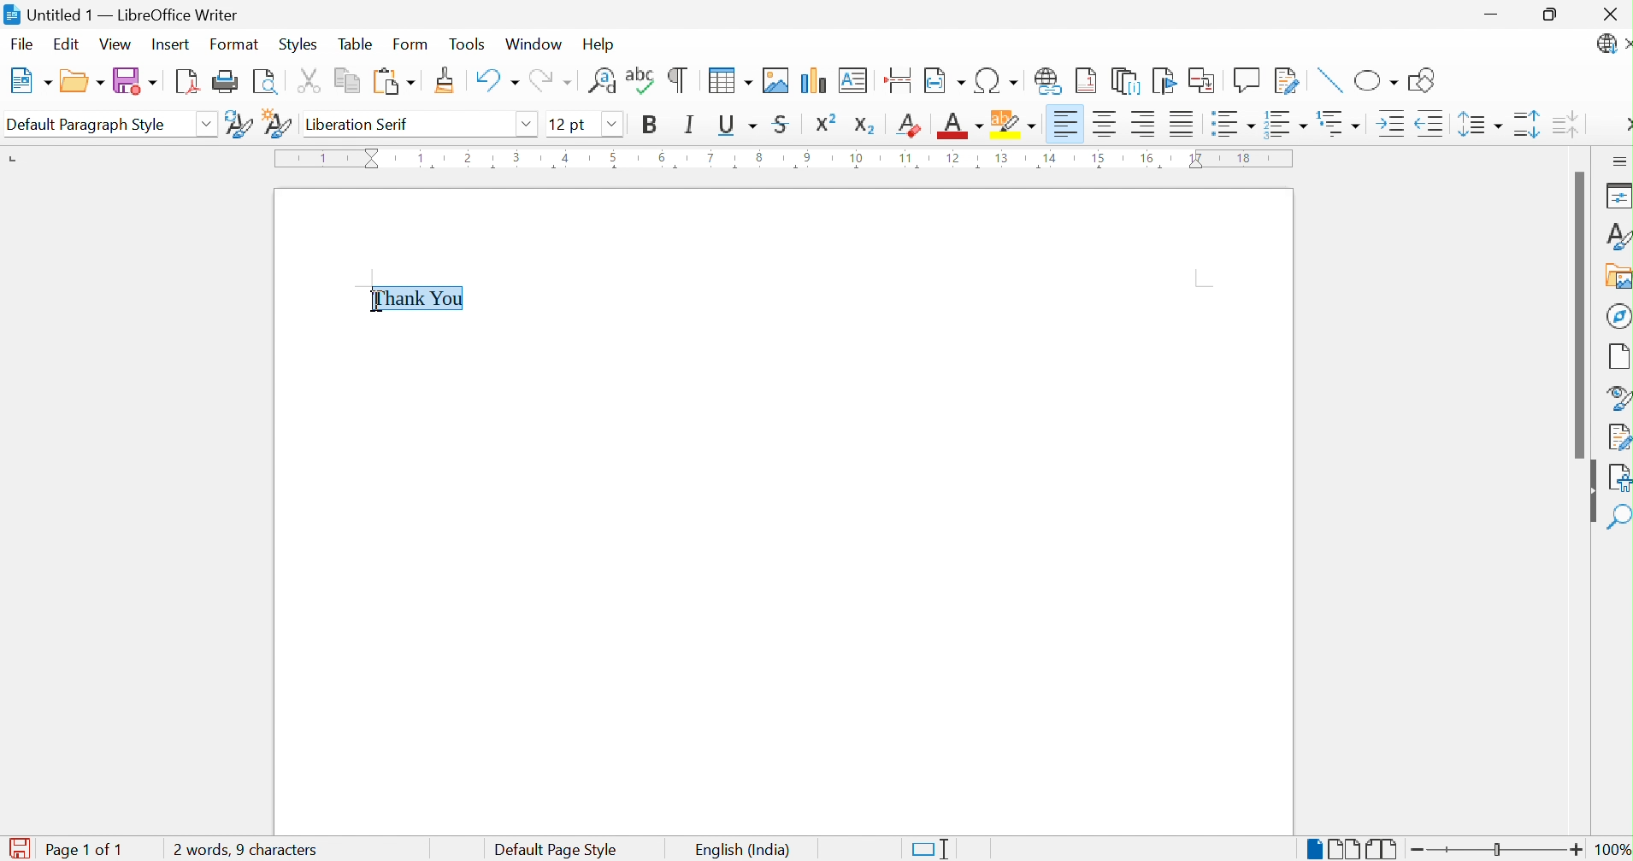  I want to click on Insert Cross-reference, so click(1205, 80).